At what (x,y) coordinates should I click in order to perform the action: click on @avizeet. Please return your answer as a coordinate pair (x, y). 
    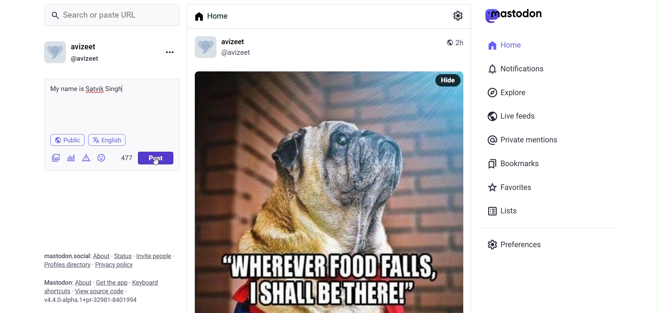
    Looking at the image, I should click on (87, 59).